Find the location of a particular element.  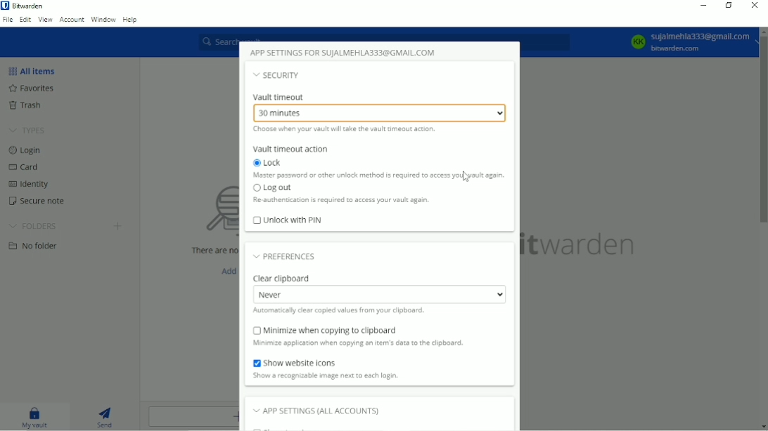

Window is located at coordinates (103, 19).